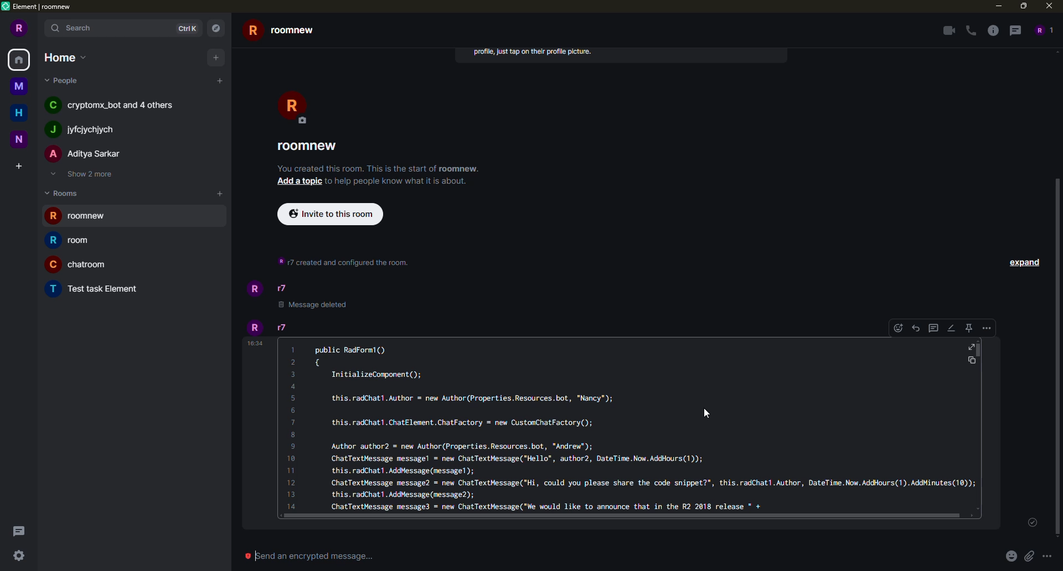 This screenshot has width=1063, height=571. What do you see at coordinates (64, 80) in the screenshot?
I see `people` at bounding box center [64, 80].